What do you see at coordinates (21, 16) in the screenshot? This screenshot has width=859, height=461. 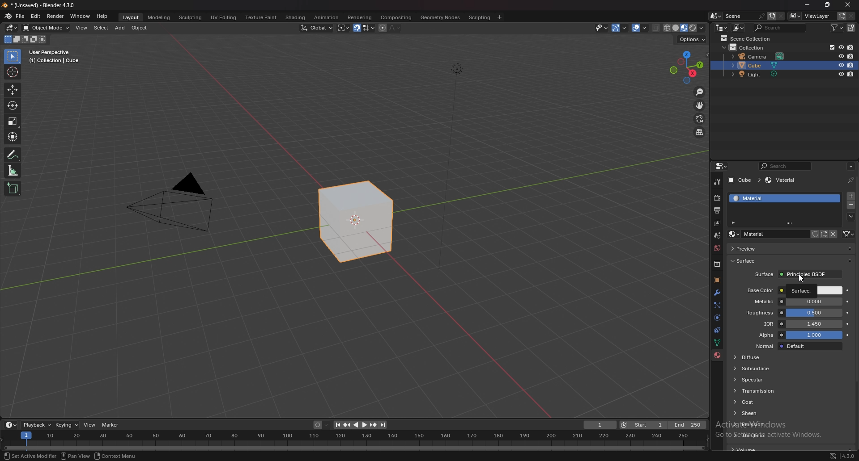 I see `file` at bounding box center [21, 16].